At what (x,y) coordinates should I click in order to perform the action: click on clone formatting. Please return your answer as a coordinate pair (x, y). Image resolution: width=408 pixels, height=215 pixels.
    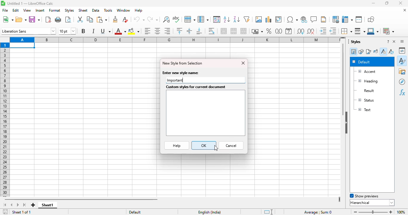
    Looking at the image, I should click on (115, 19).